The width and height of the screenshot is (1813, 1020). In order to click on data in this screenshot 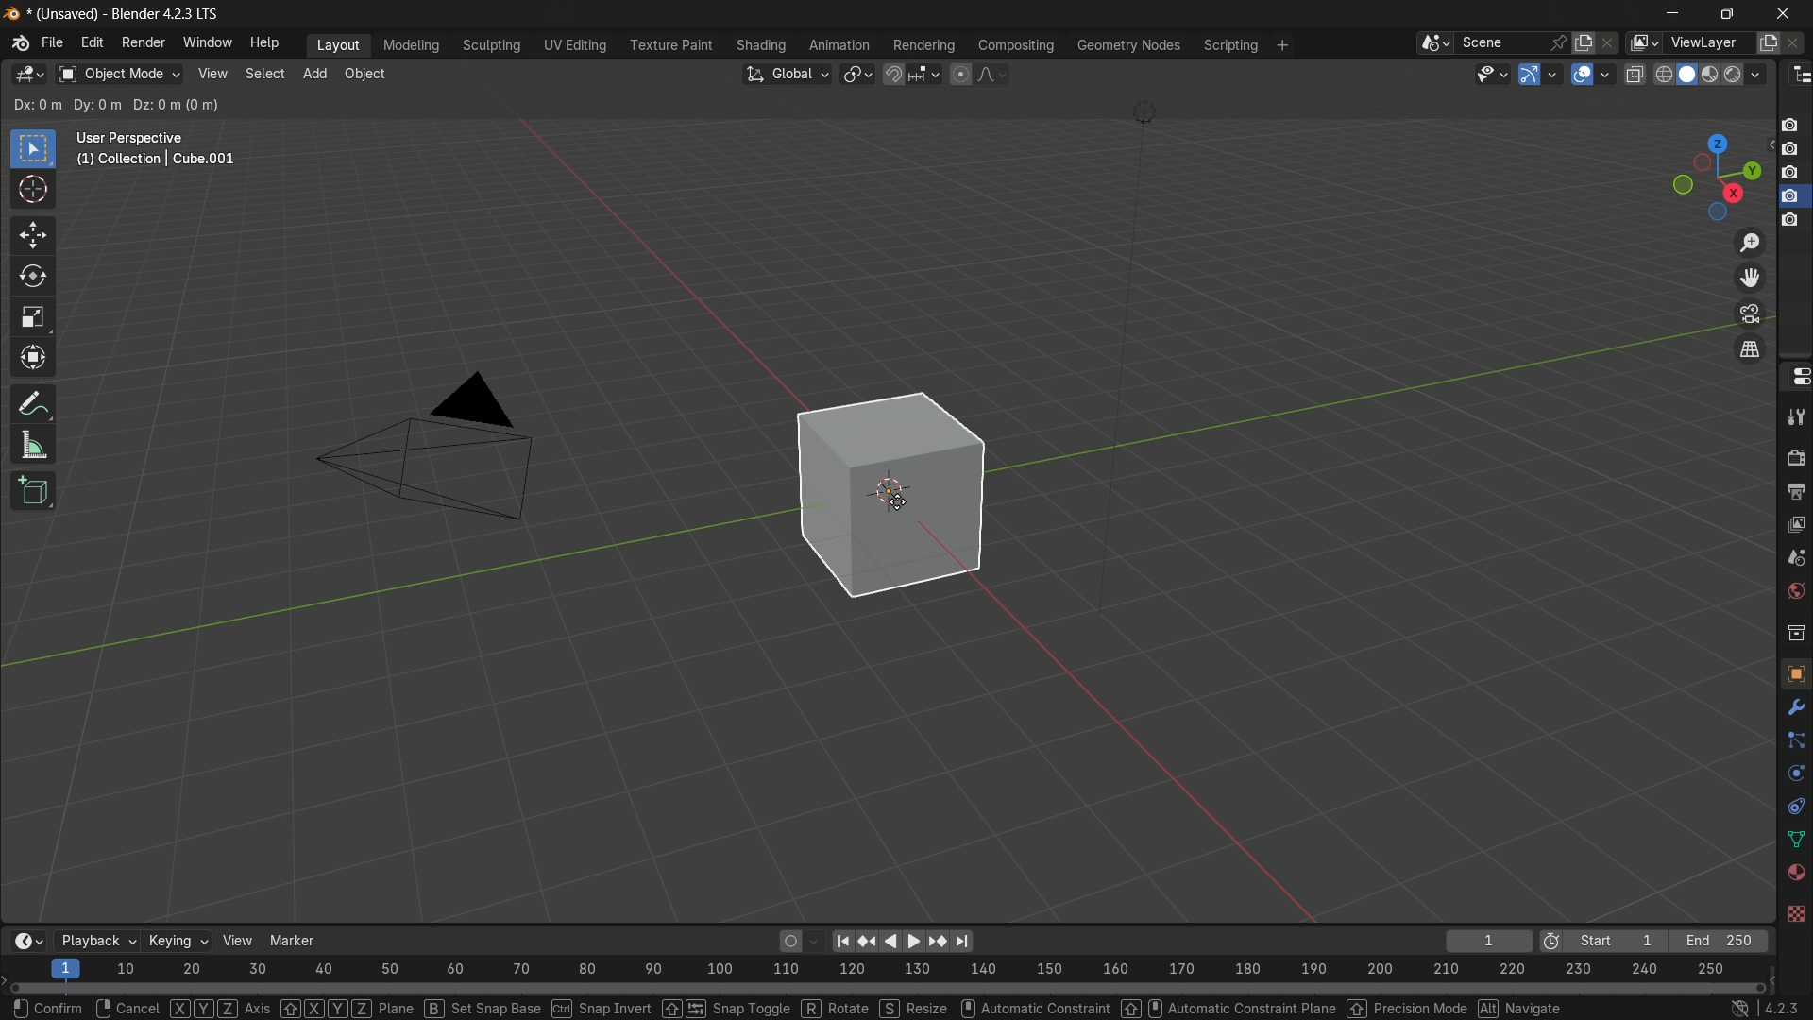, I will do `click(1796, 838)`.